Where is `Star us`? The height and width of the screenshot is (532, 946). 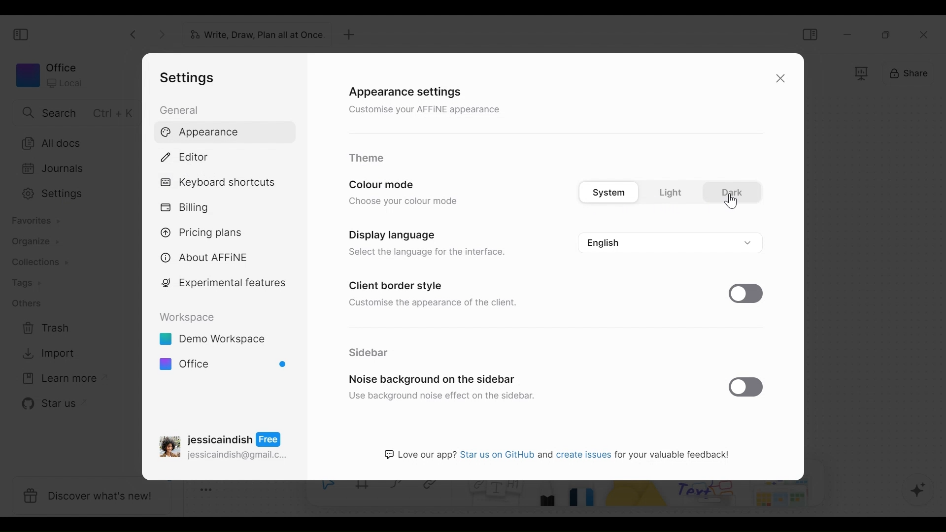 Star us is located at coordinates (52, 405).